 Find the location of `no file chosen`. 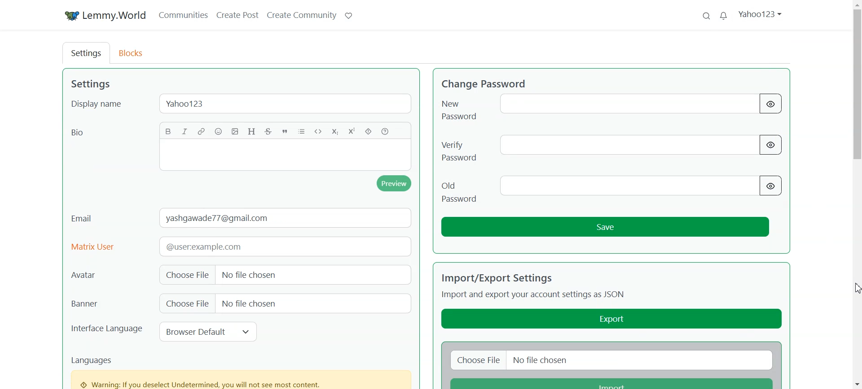

no file chosen is located at coordinates (309, 304).